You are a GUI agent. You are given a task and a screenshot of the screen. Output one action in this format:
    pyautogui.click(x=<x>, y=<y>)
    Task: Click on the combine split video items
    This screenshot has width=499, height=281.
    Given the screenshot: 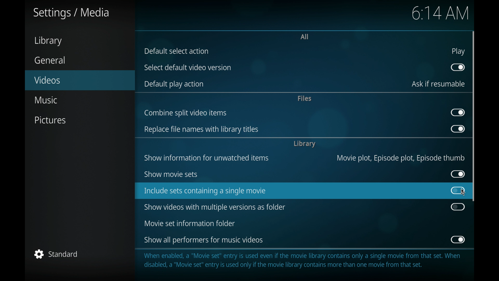 What is the action you would take?
    pyautogui.click(x=186, y=113)
    